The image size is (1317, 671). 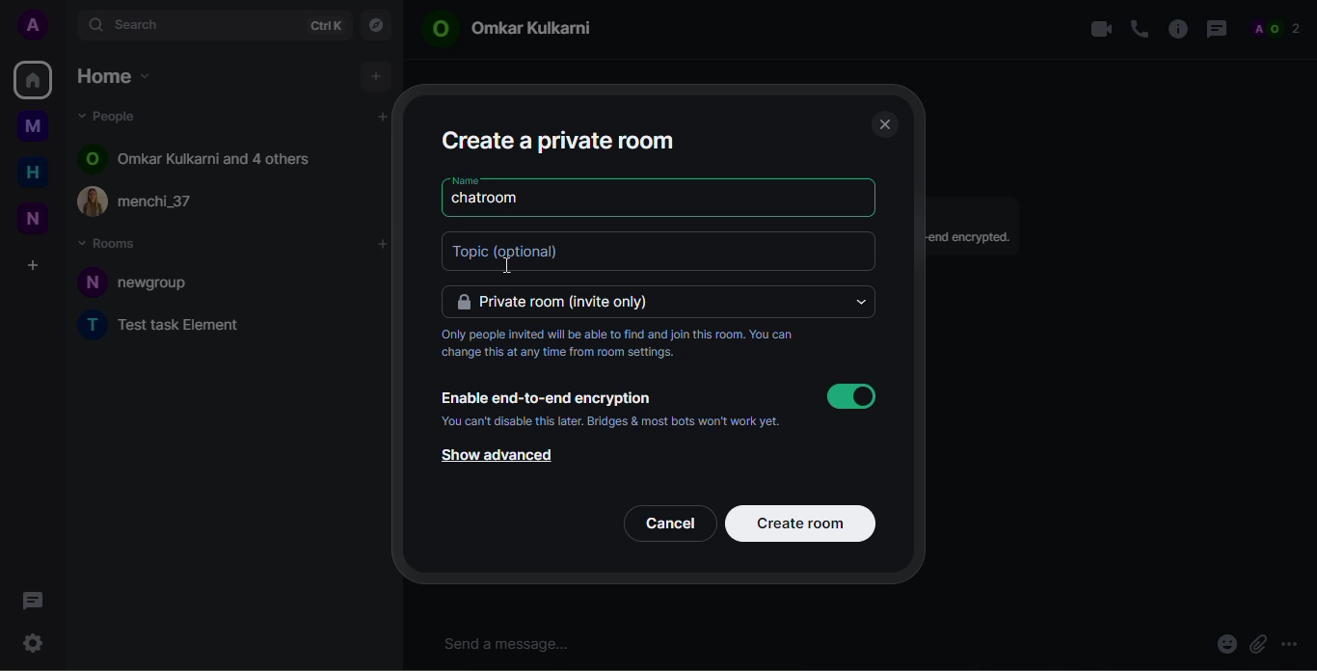 What do you see at coordinates (669, 522) in the screenshot?
I see `cancel` at bounding box center [669, 522].